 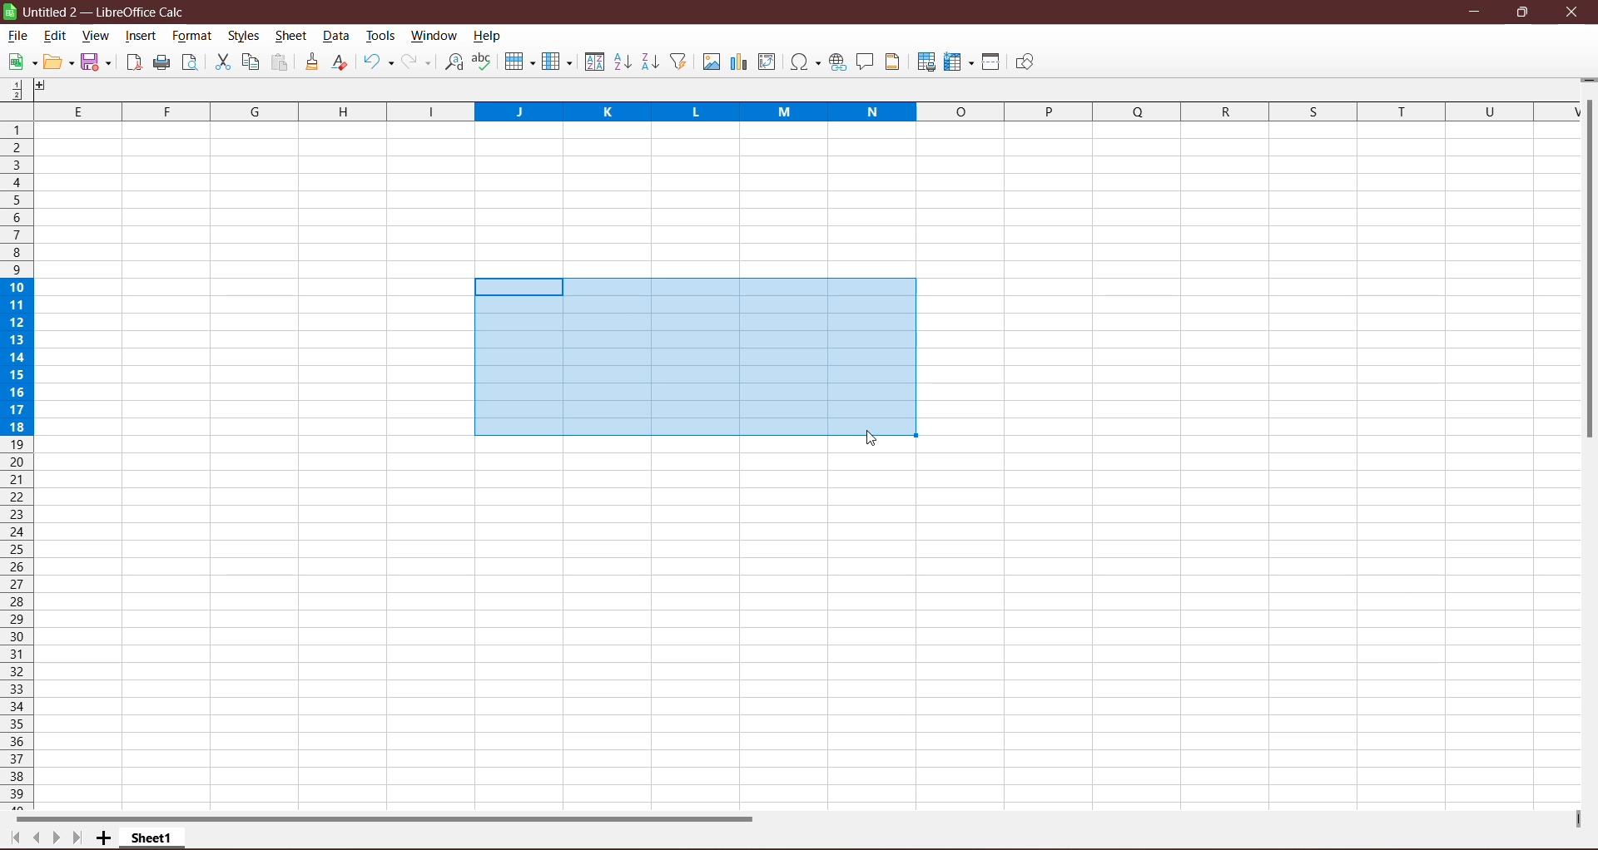 What do you see at coordinates (622, 62) in the screenshot?
I see `Sort  Ascending` at bounding box center [622, 62].